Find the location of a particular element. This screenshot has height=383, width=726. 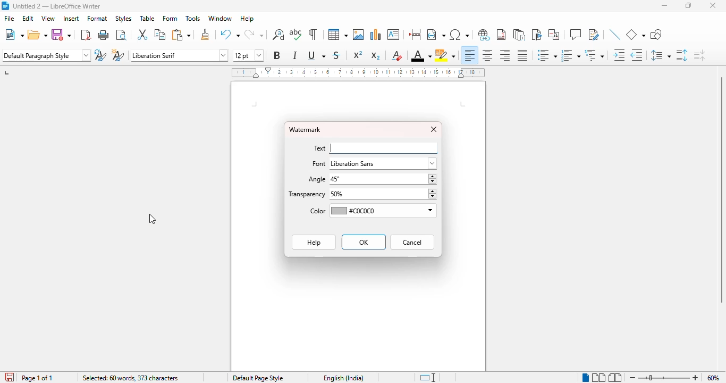

insert field is located at coordinates (436, 35).